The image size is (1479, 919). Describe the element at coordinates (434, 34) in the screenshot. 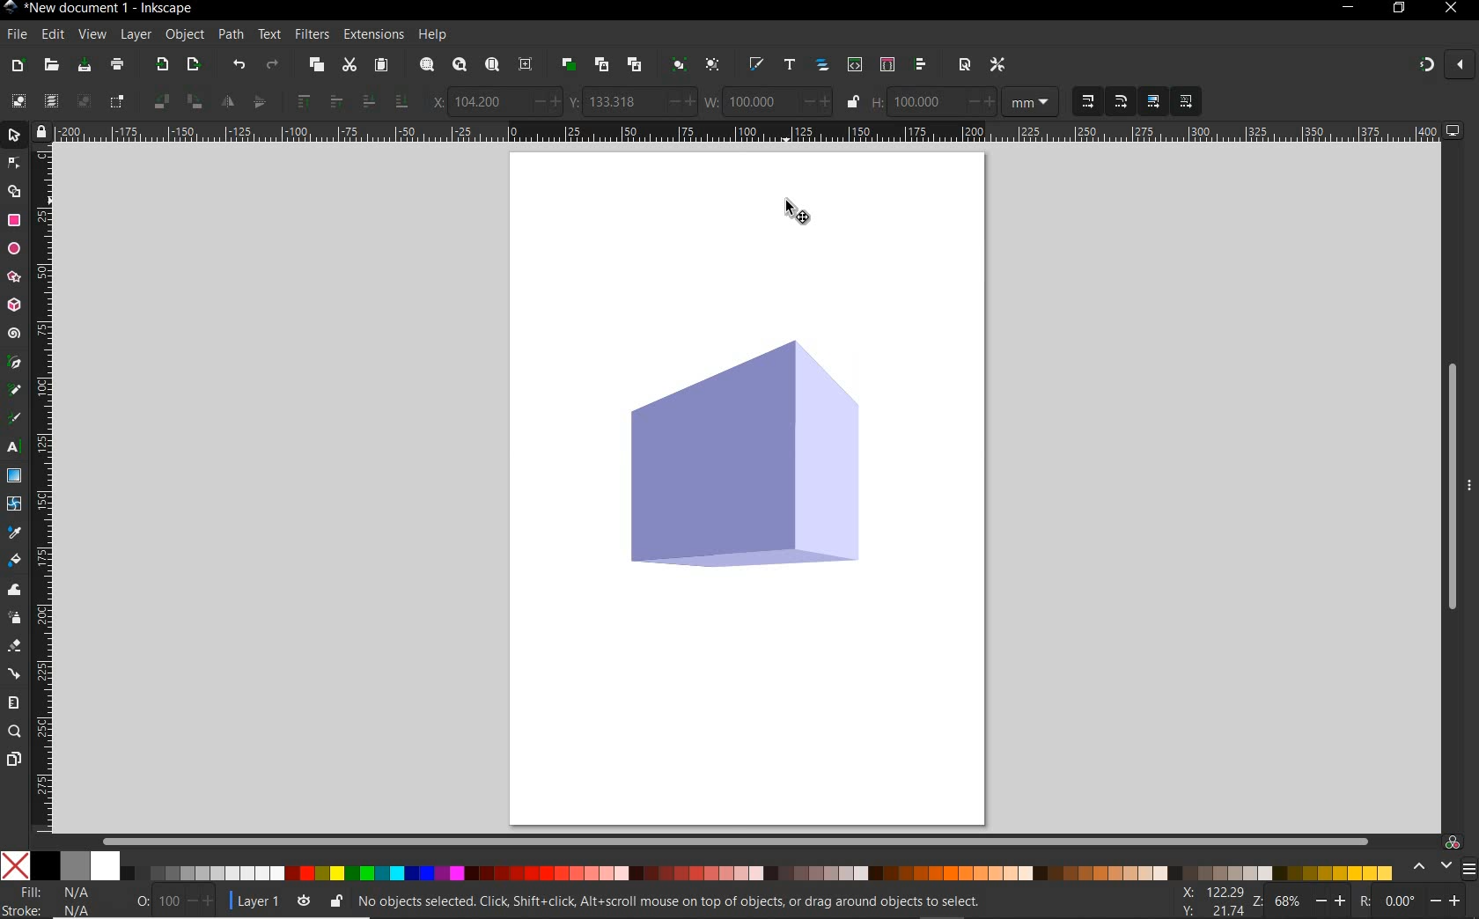

I see `help` at that location.